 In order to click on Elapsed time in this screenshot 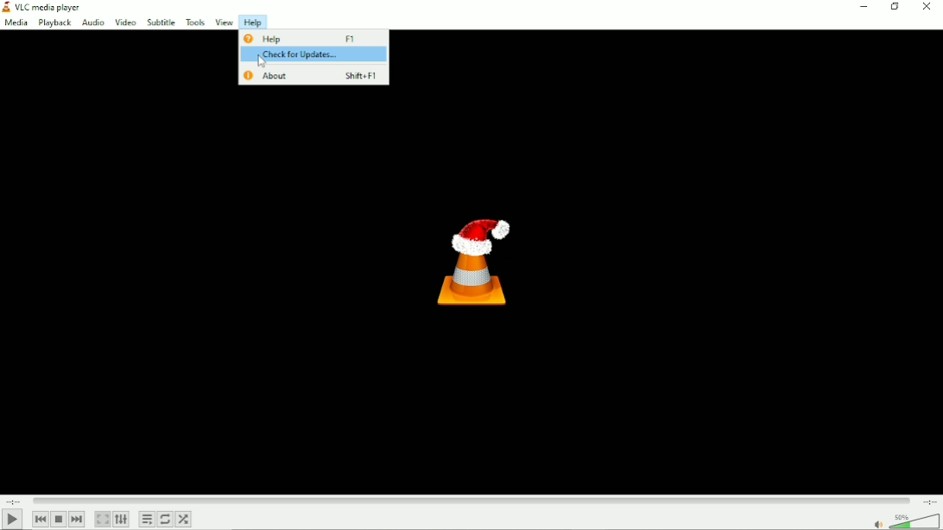, I will do `click(14, 500)`.